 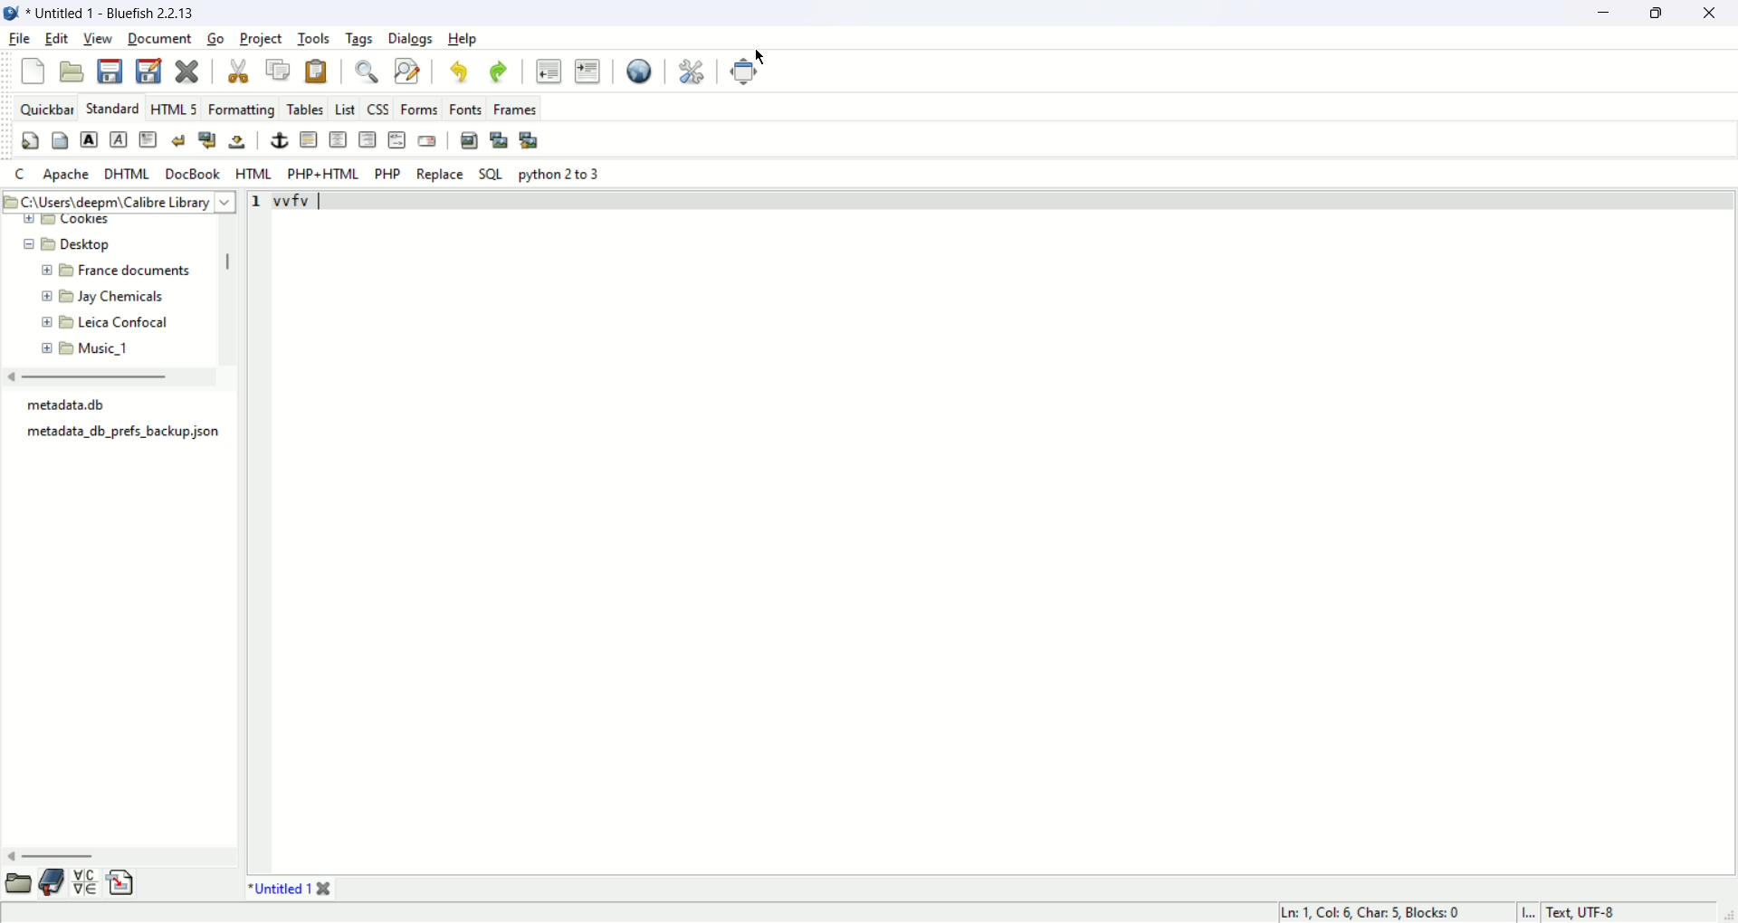 I want to click on save, so click(x=108, y=70).